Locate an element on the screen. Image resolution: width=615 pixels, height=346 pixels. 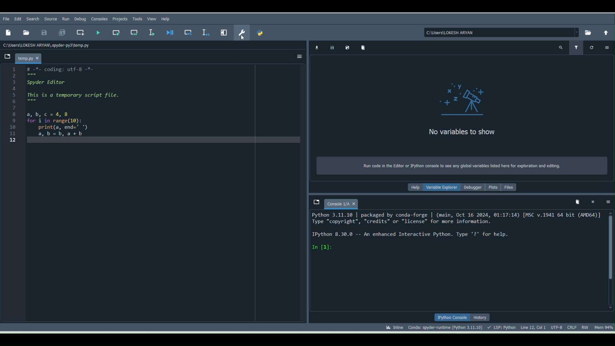
Remove all variables from namespace is located at coordinates (578, 201).